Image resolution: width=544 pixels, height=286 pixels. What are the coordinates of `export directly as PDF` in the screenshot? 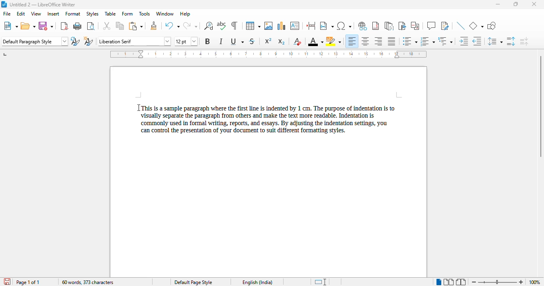 It's located at (65, 26).